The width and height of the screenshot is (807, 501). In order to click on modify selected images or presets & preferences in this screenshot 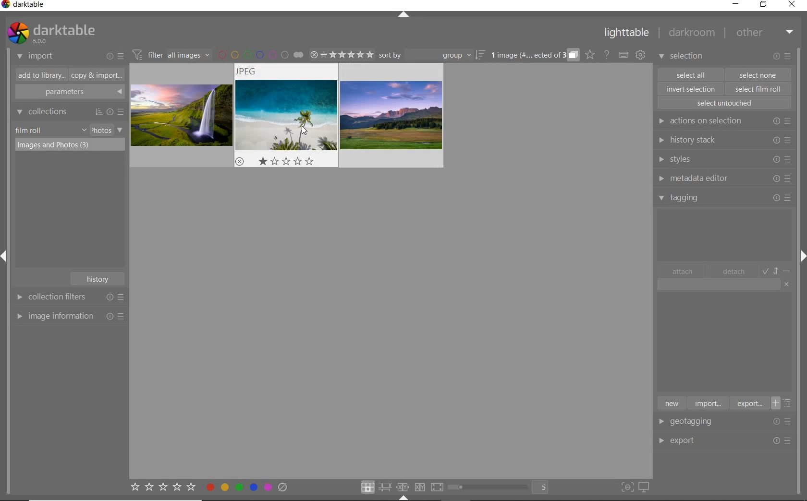, I will do `click(783, 57)`.